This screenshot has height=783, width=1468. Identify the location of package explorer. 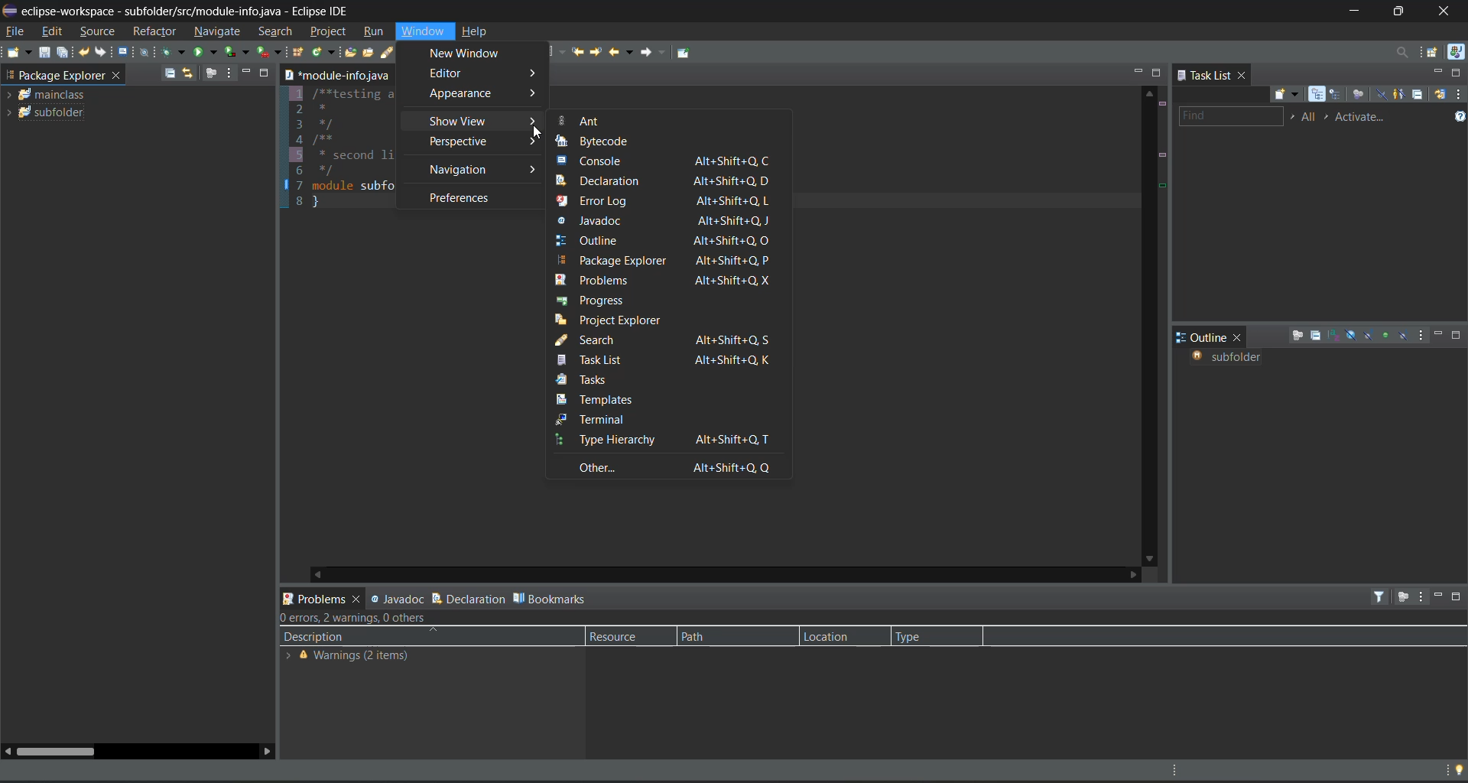
(671, 260).